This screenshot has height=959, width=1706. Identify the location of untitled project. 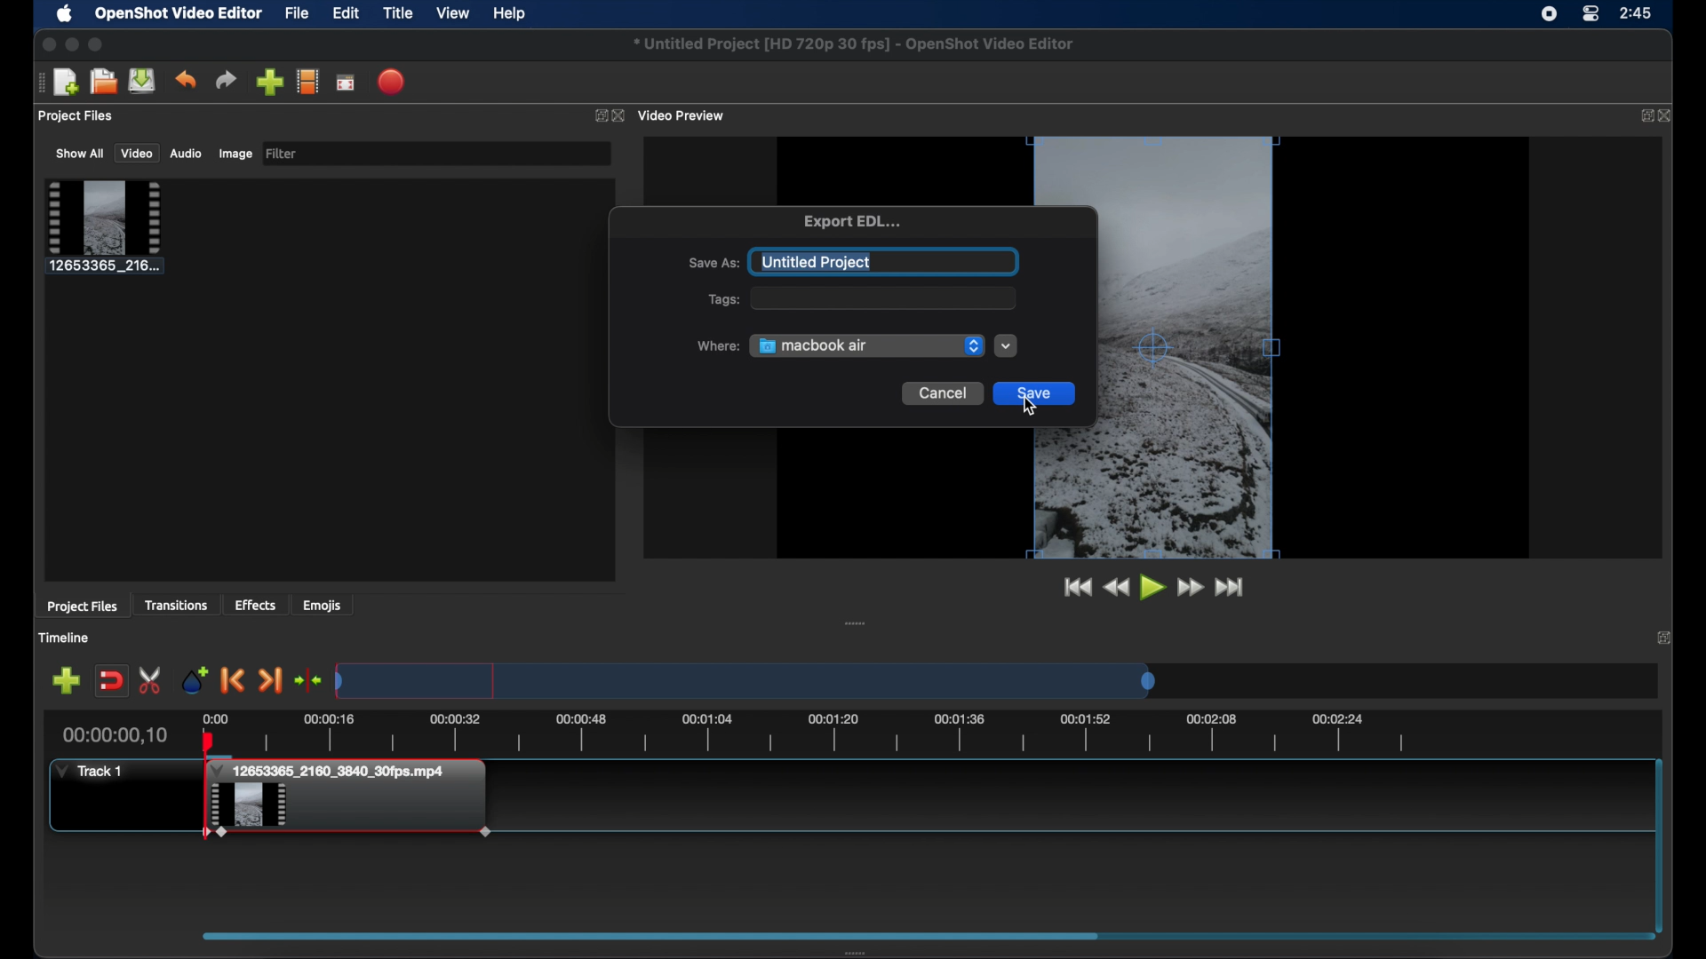
(817, 260).